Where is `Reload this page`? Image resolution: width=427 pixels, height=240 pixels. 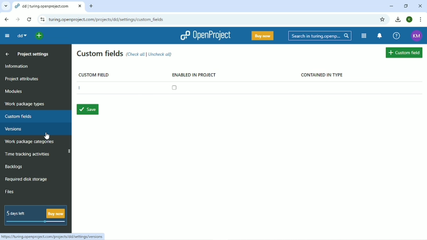
Reload this page is located at coordinates (29, 20).